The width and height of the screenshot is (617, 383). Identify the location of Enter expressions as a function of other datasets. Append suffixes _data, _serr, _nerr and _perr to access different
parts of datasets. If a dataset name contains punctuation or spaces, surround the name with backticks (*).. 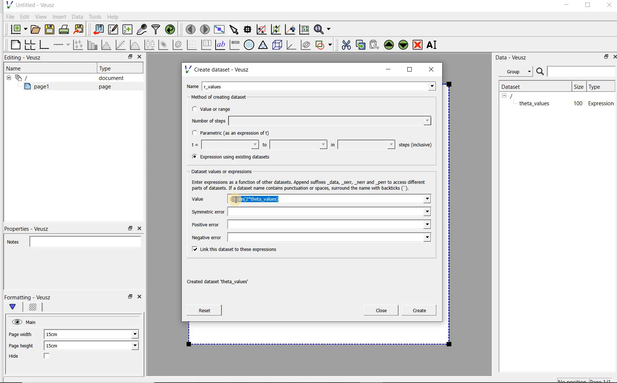
(307, 184).